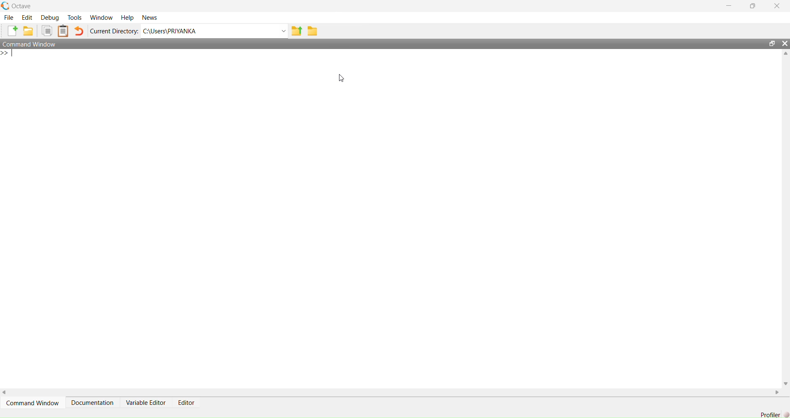  Describe the element at coordinates (27, 17) in the screenshot. I see `Edit` at that location.